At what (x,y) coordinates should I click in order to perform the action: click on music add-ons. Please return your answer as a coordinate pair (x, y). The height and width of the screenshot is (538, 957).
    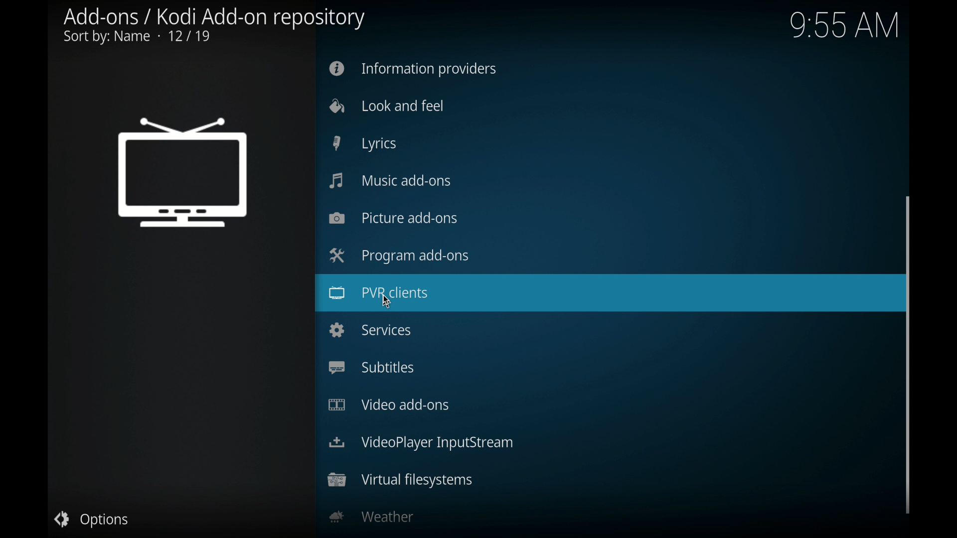
    Looking at the image, I should click on (390, 180).